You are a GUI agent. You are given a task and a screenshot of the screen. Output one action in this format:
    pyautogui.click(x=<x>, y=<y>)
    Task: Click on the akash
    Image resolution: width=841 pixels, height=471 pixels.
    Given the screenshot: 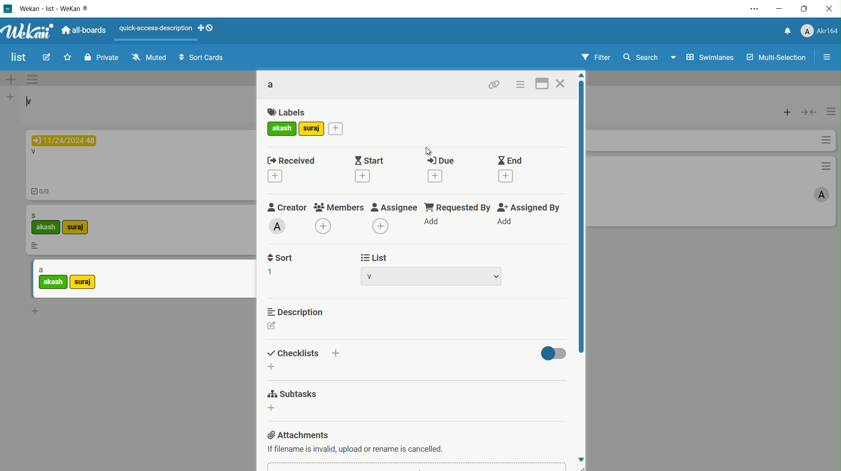 What is the action you would take?
    pyautogui.click(x=46, y=226)
    